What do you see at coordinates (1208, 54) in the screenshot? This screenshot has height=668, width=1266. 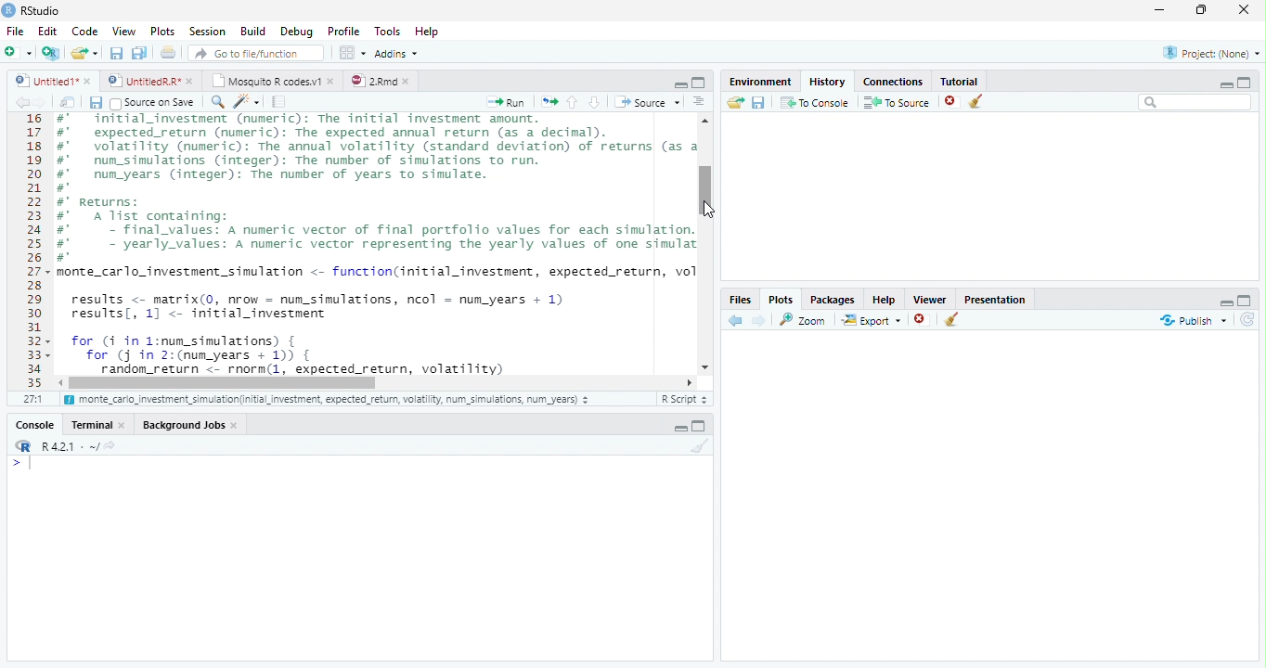 I see `Project: (None)` at bounding box center [1208, 54].